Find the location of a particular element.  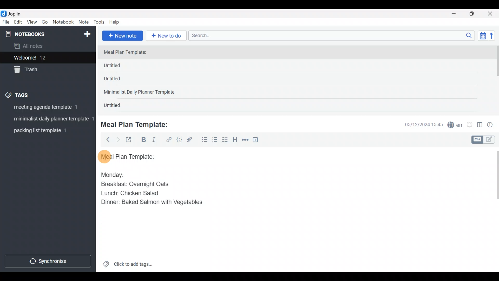

Toggle external editing is located at coordinates (130, 140).